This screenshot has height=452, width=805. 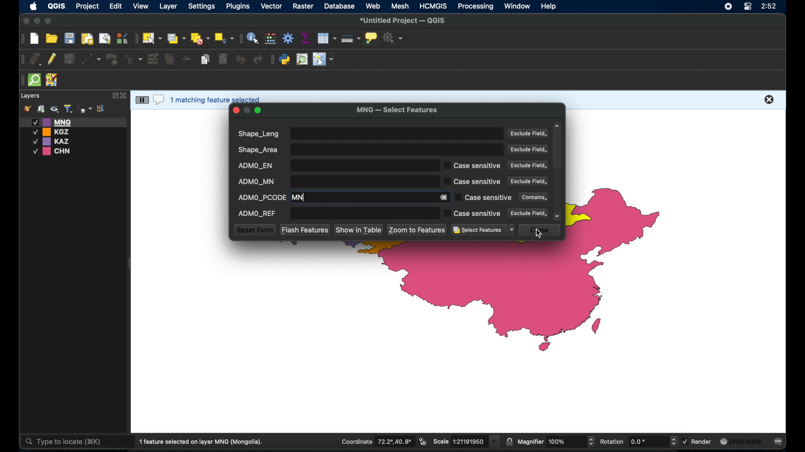 What do you see at coordinates (200, 39) in the screenshot?
I see `deselect all features` at bounding box center [200, 39].